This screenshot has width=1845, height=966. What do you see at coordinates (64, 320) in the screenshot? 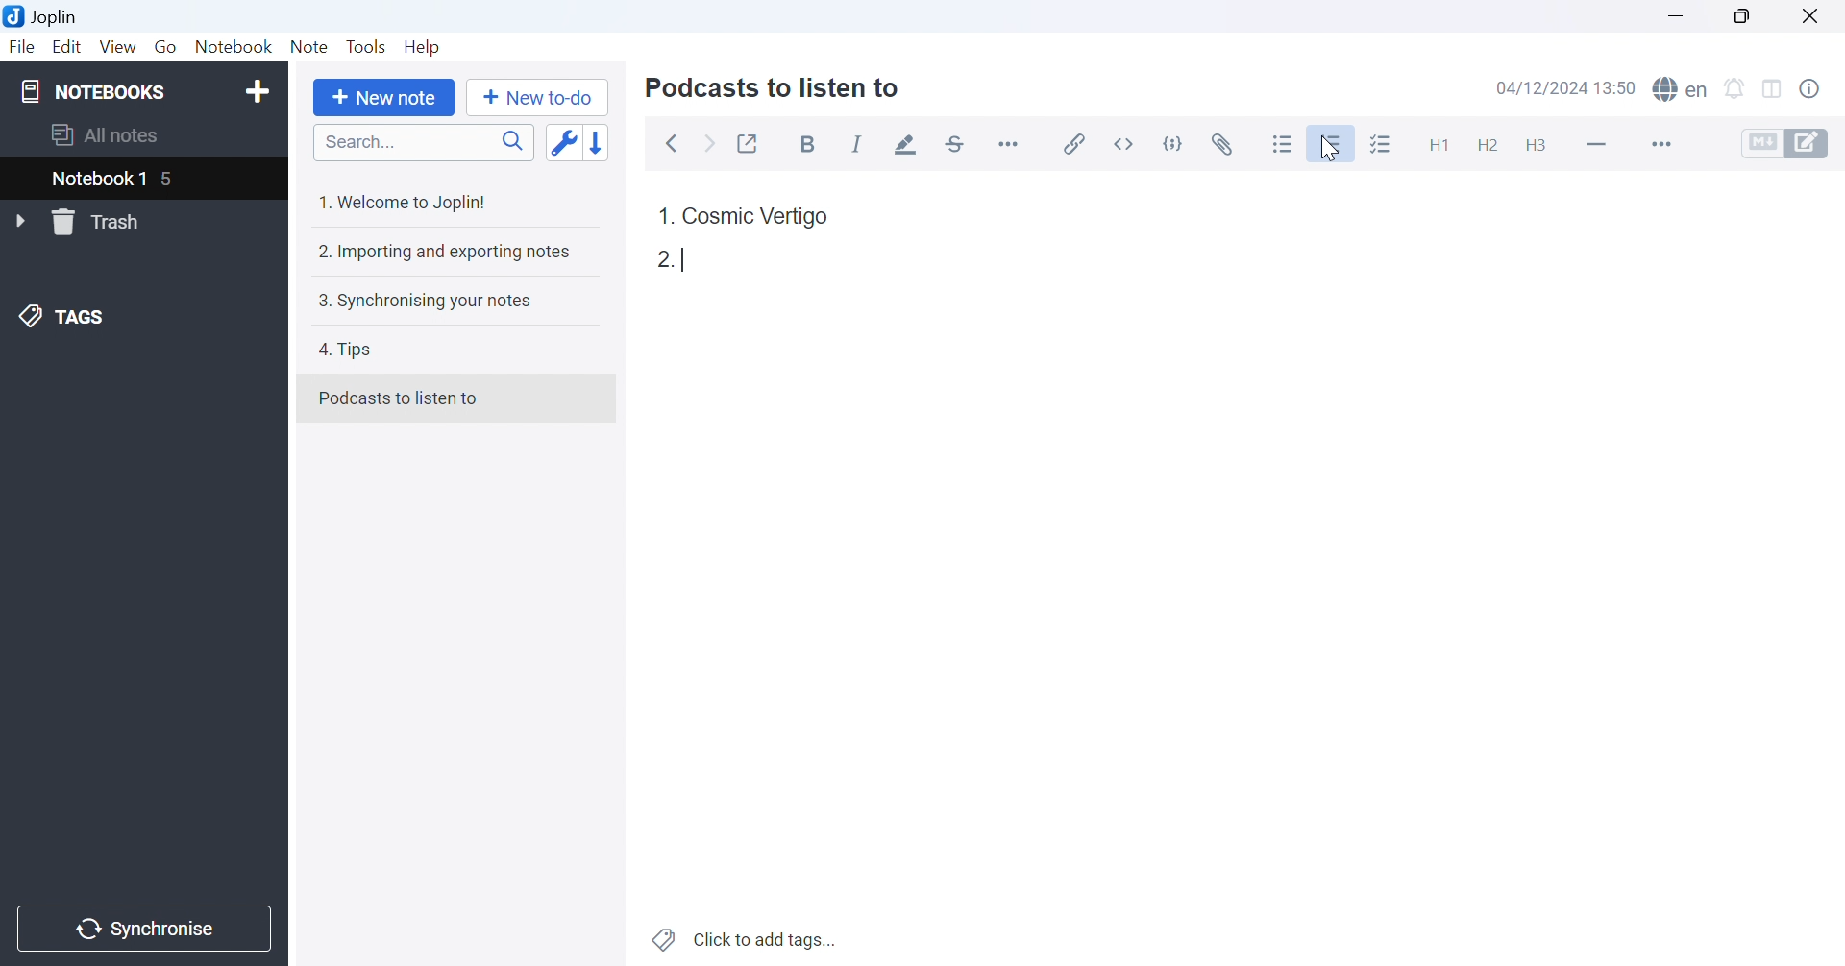
I see `TAGS` at bounding box center [64, 320].